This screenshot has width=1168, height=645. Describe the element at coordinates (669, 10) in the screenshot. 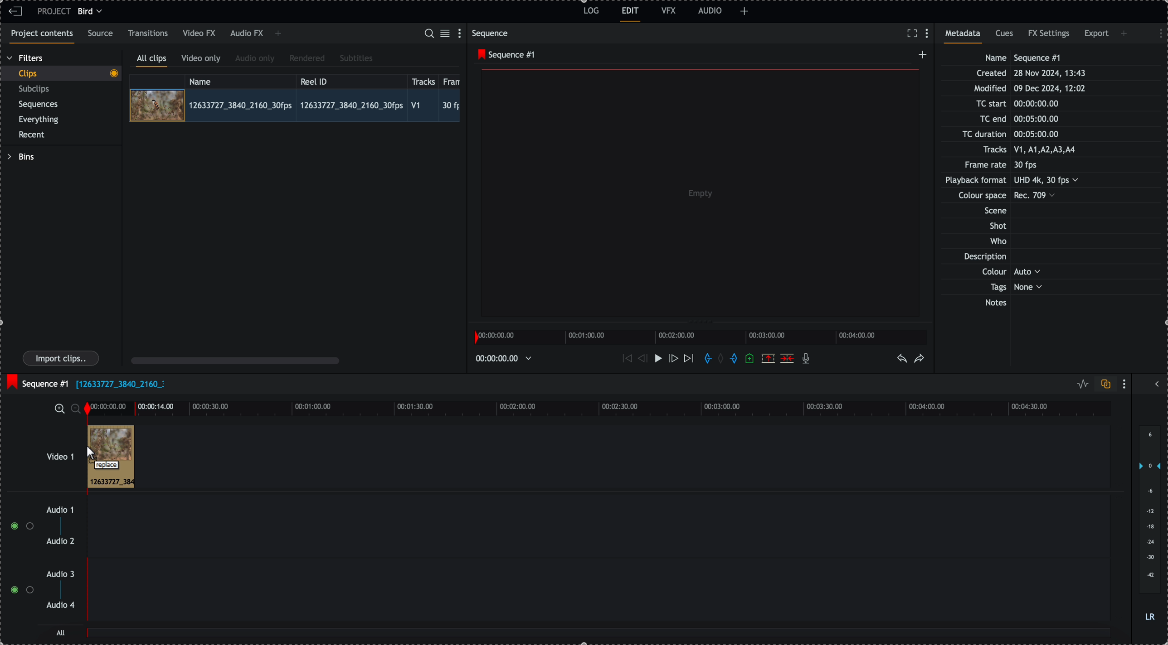

I see `VFX` at that location.